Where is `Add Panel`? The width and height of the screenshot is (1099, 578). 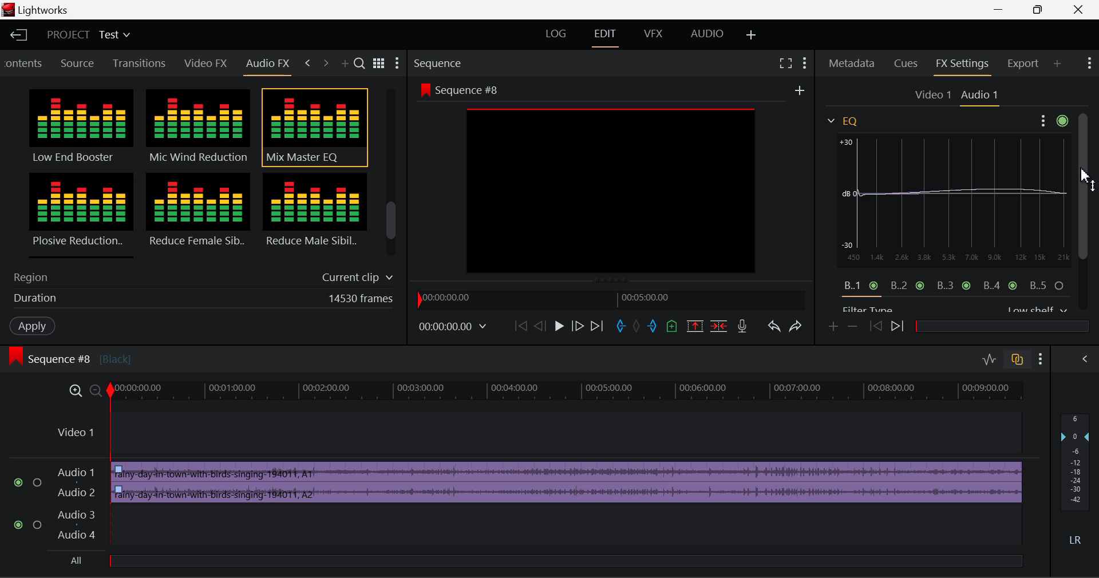 Add Panel is located at coordinates (346, 65).